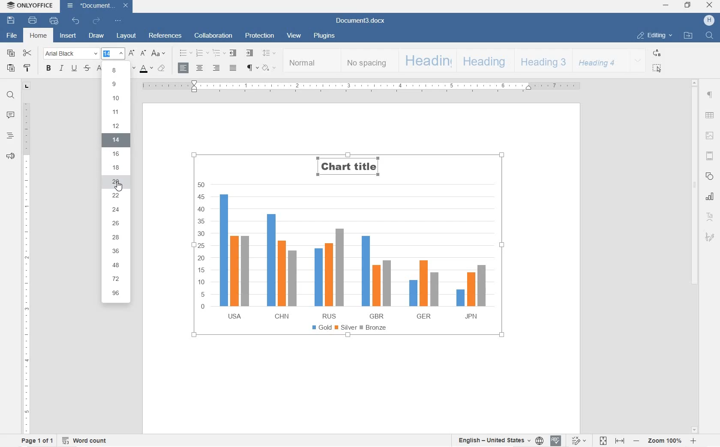 The image size is (720, 447). What do you see at coordinates (252, 69) in the screenshot?
I see `NON PRINTING CHARACTERS` at bounding box center [252, 69].